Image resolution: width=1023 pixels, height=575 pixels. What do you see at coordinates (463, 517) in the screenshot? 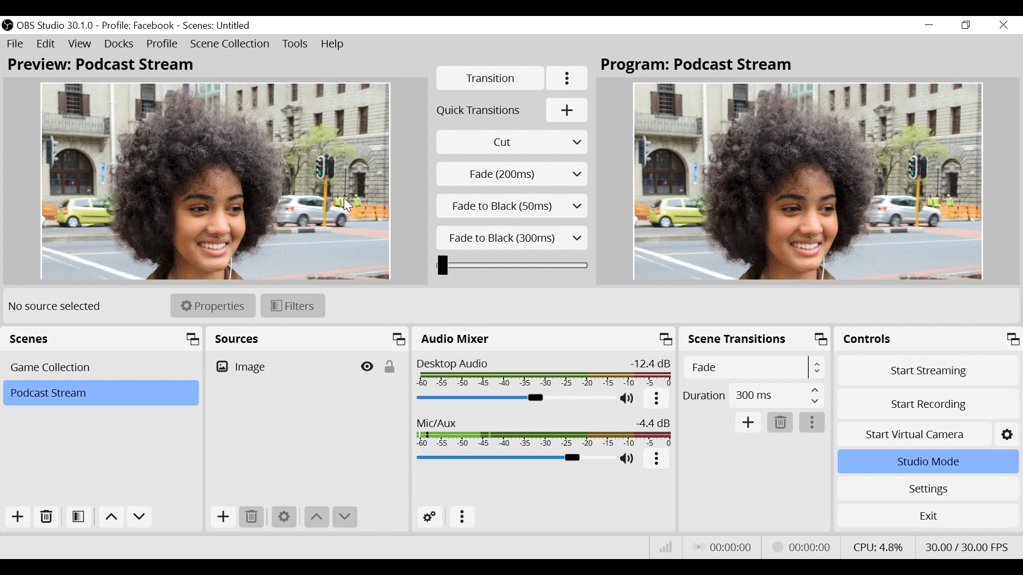
I see `more options` at bounding box center [463, 517].